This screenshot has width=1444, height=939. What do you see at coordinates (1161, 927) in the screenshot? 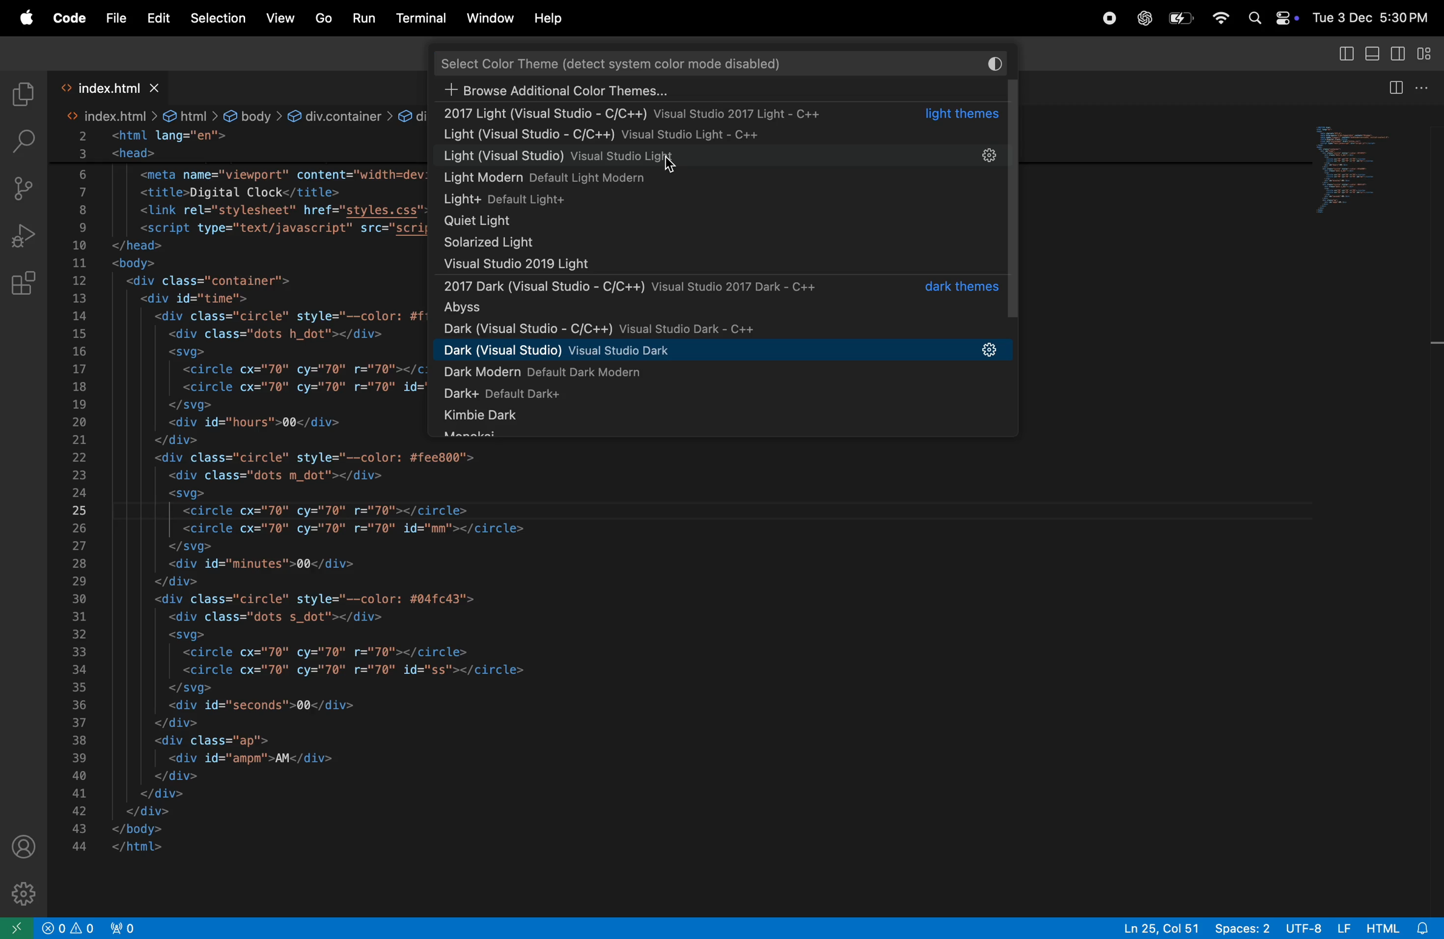
I see `ln 25 col 51` at bounding box center [1161, 927].